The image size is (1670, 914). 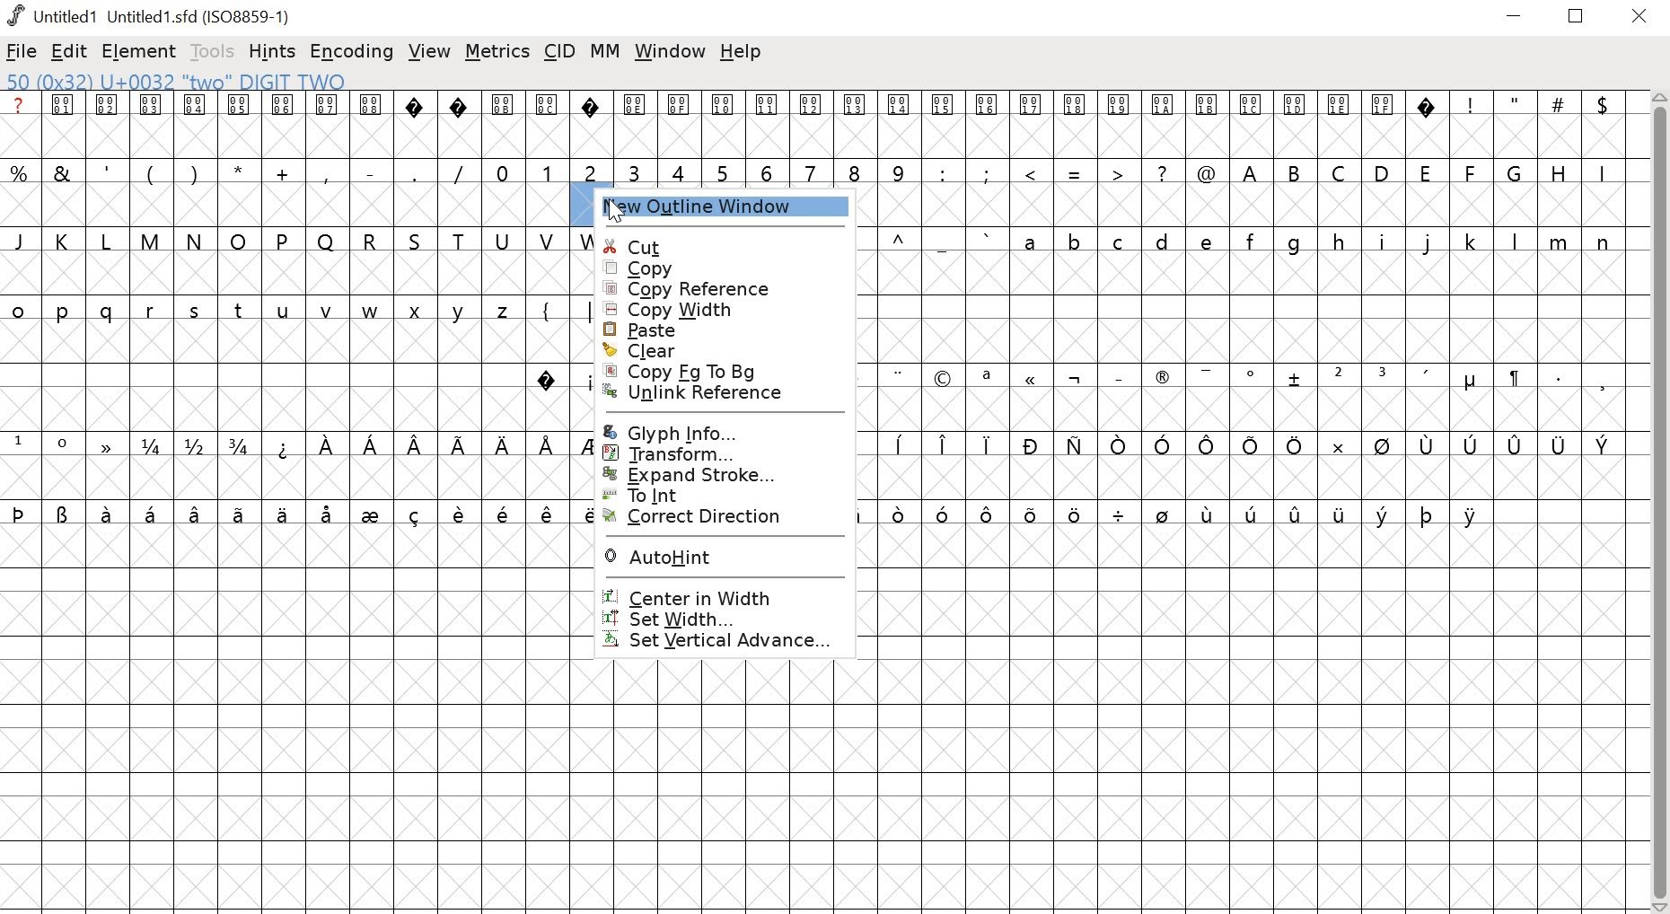 What do you see at coordinates (718, 372) in the screenshot?
I see `copy fg to bg` at bounding box center [718, 372].